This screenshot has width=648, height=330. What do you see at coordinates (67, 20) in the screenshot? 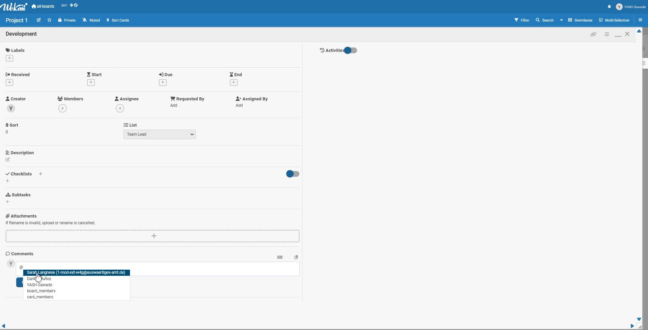
I see `Private` at bounding box center [67, 20].